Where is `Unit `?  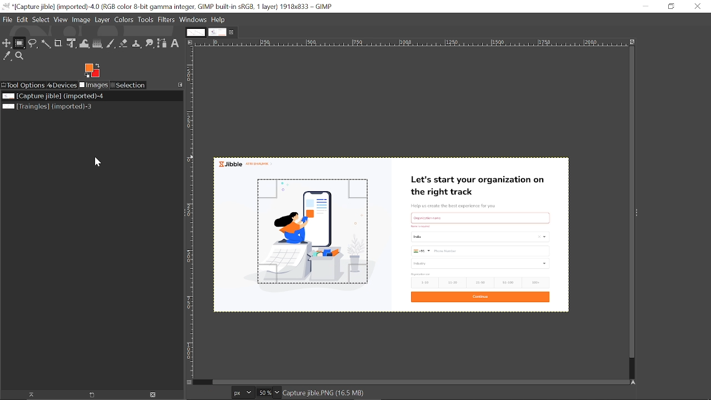
Unit  is located at coordinates (243, 392).